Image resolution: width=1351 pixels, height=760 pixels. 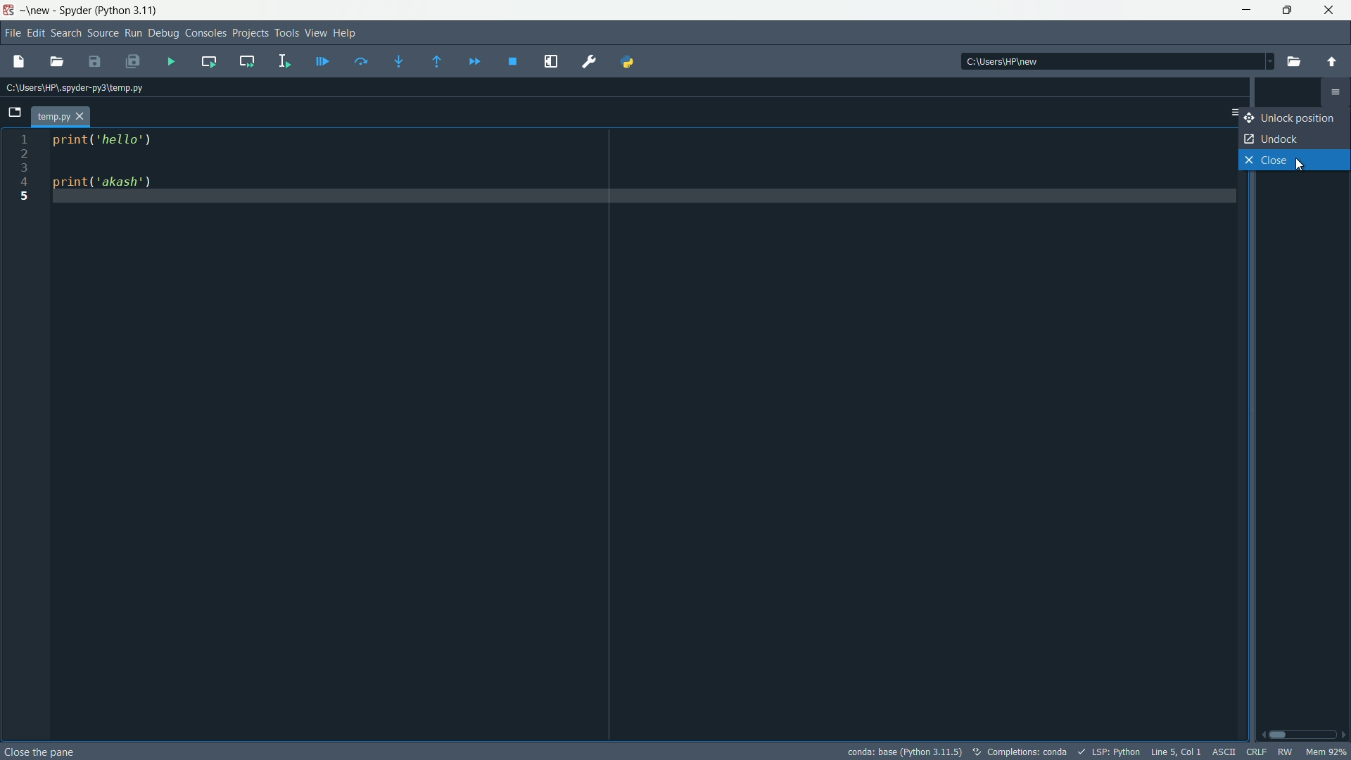 I want to click on restore, so click(x=1287, y=11).